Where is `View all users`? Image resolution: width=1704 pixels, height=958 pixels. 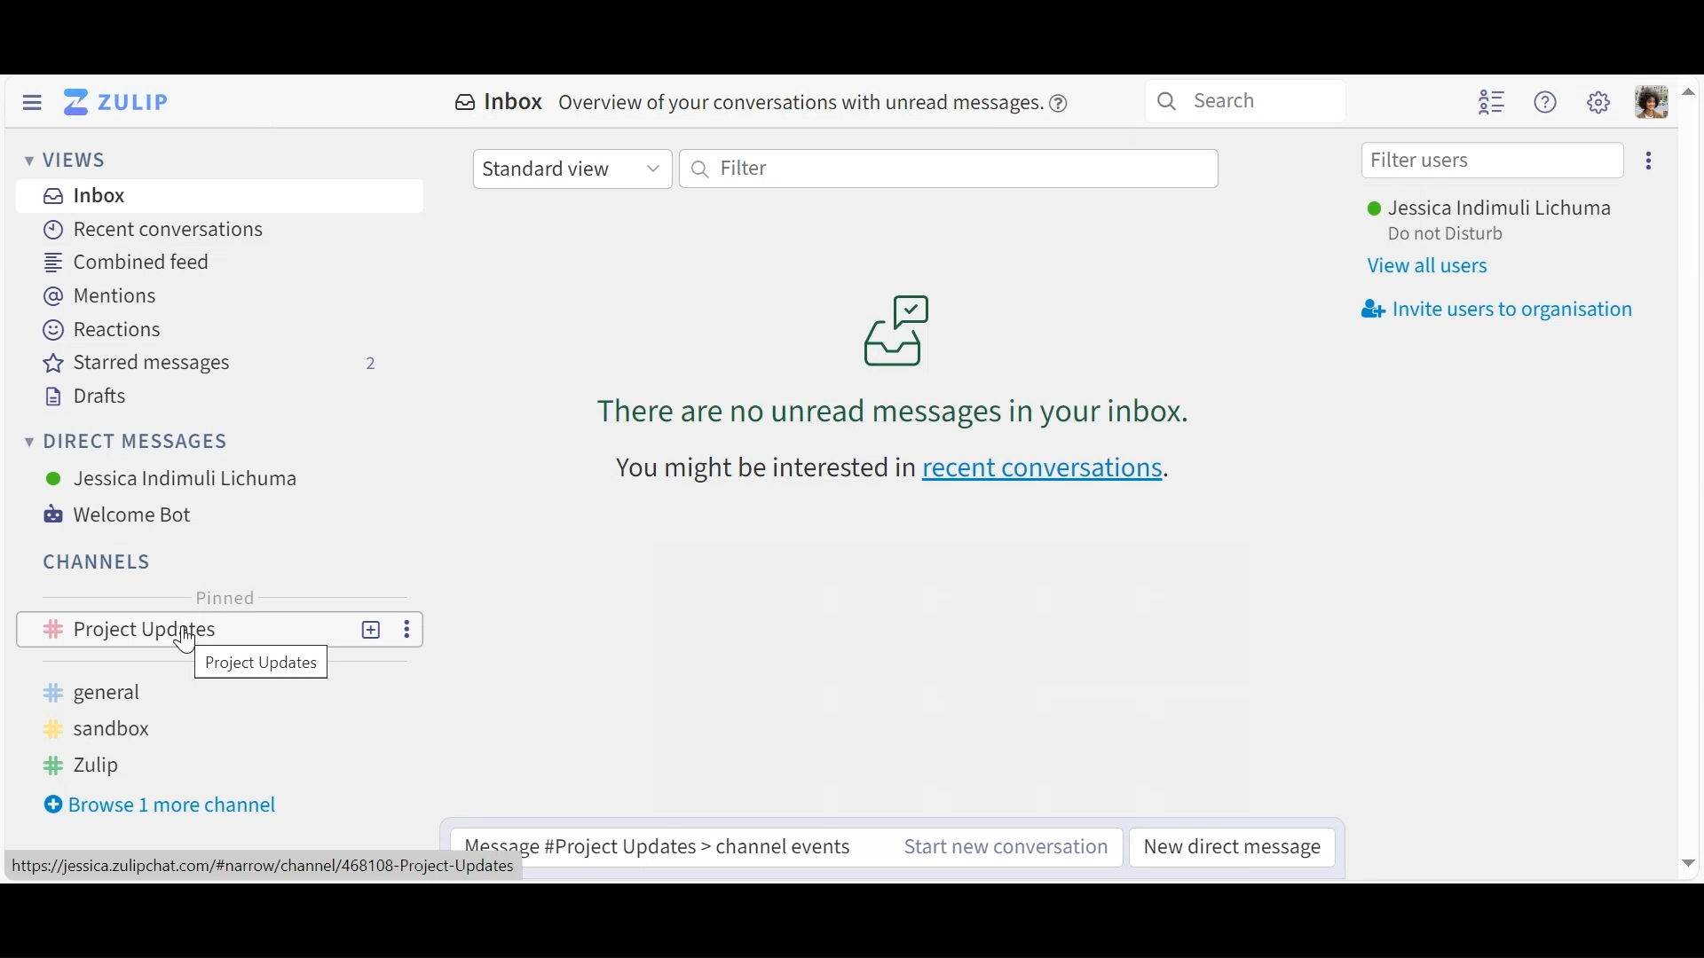 View all users is located at coordinates (1432, 266).